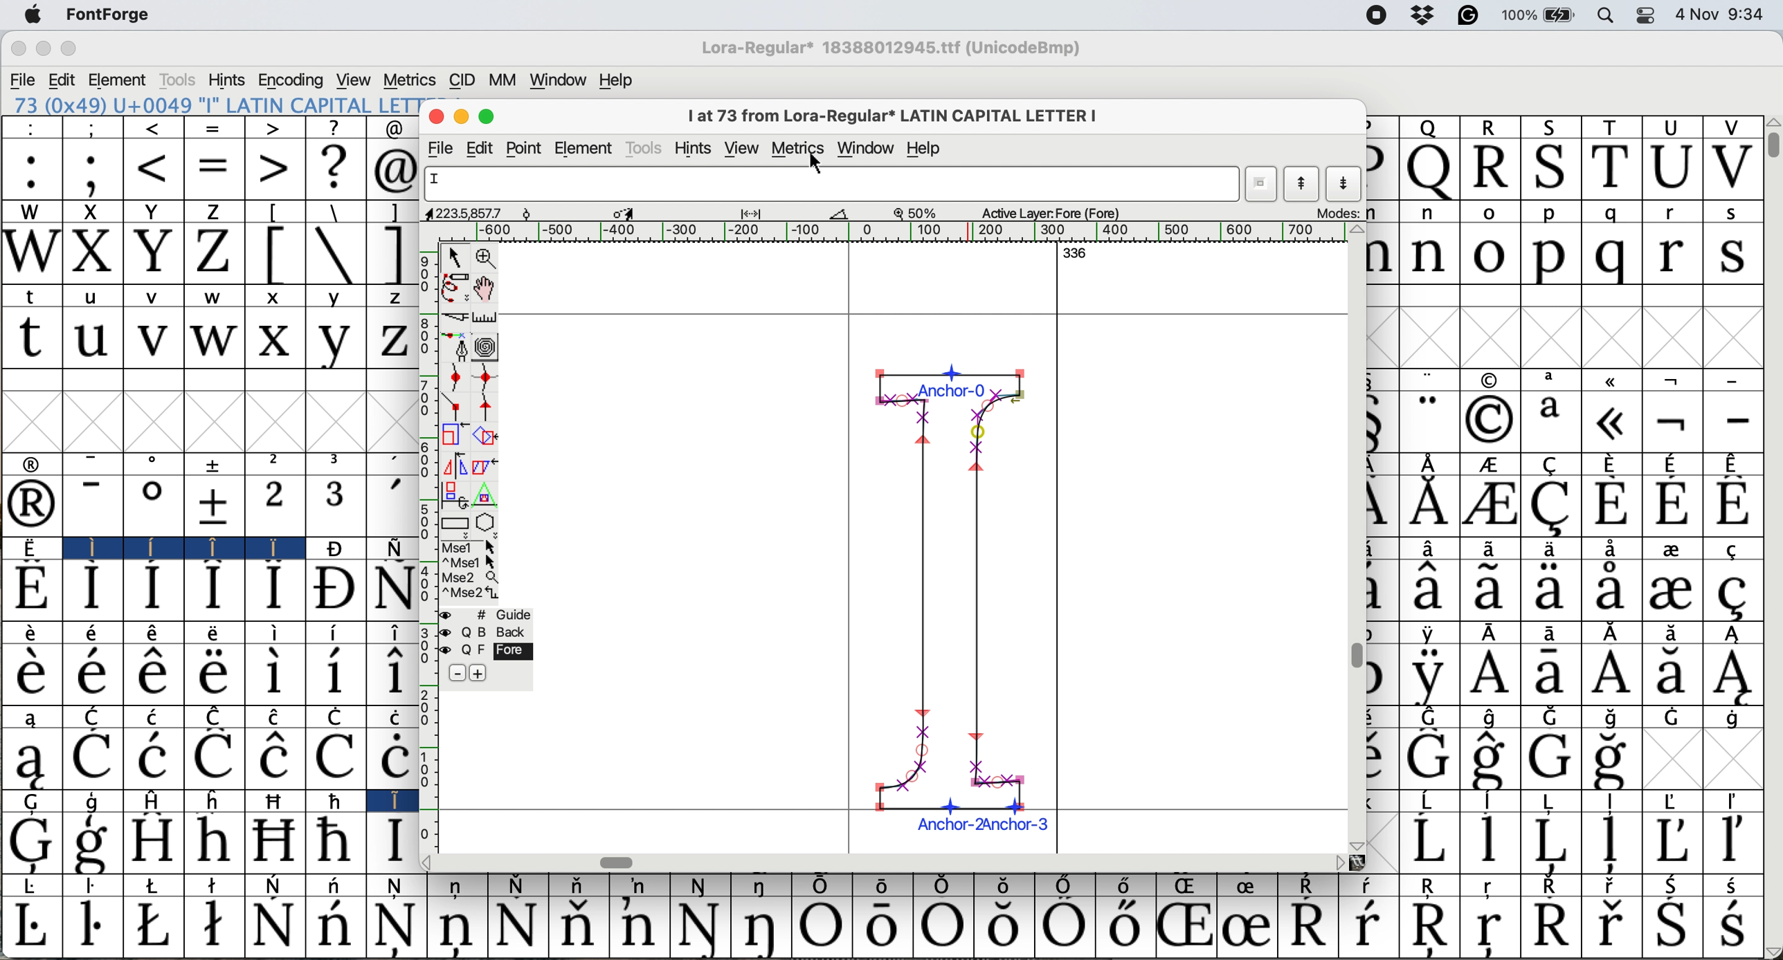 The image size is (1783, 960). Describe the element at coordinates (34, 802) in the screenshot. I see `G` at that location.